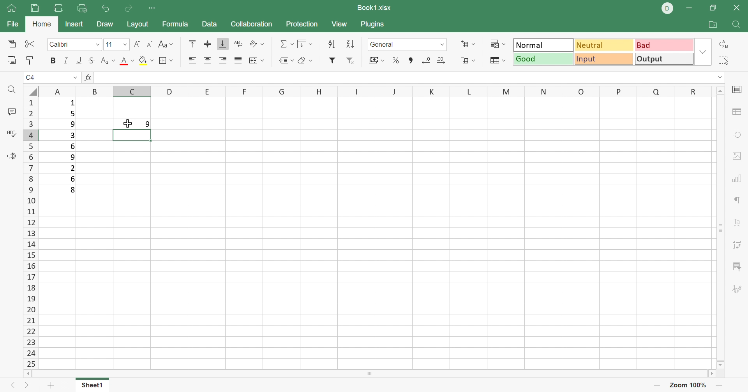  Describe the element at coordinates (30, 374) in the screenshot. I see `Scroll Left` at that location.